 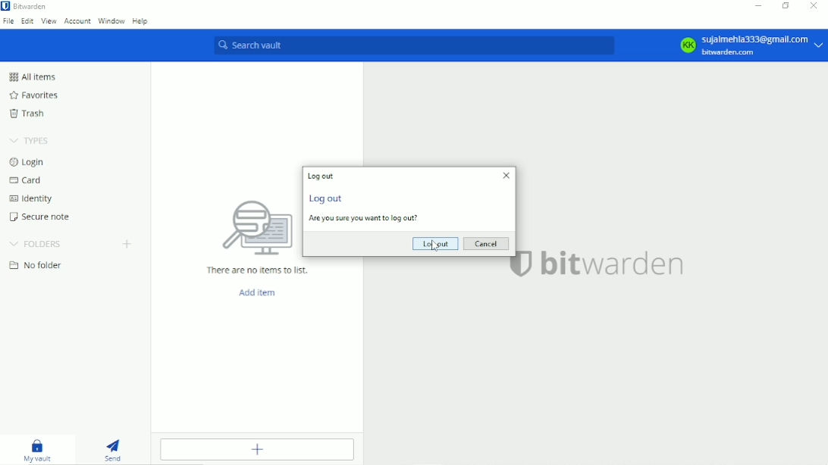 I want to click on File, so click(x=8, y=21).